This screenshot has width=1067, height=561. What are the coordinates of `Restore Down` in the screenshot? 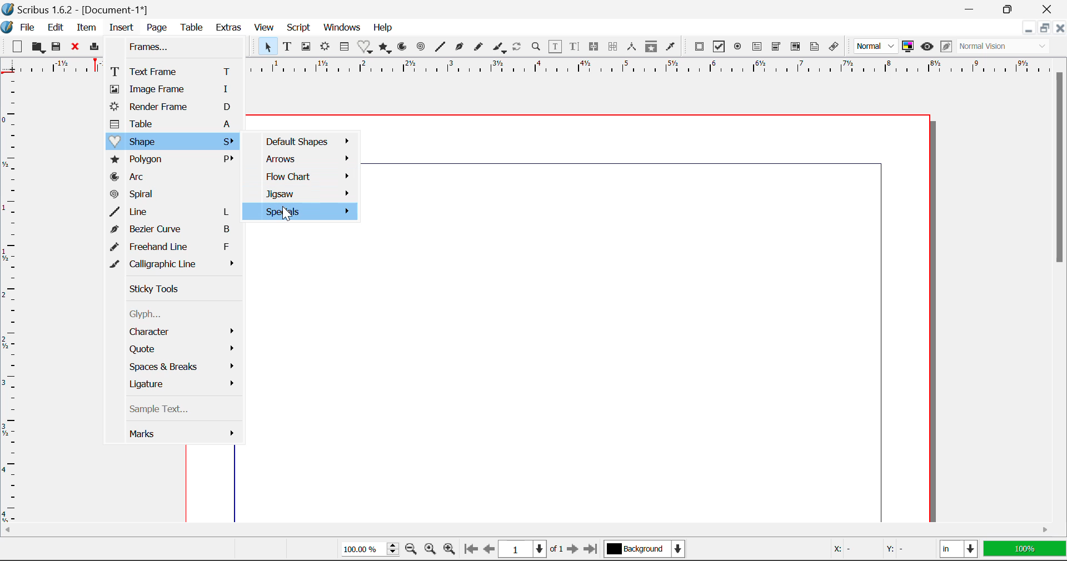 It's located at (973, 8).